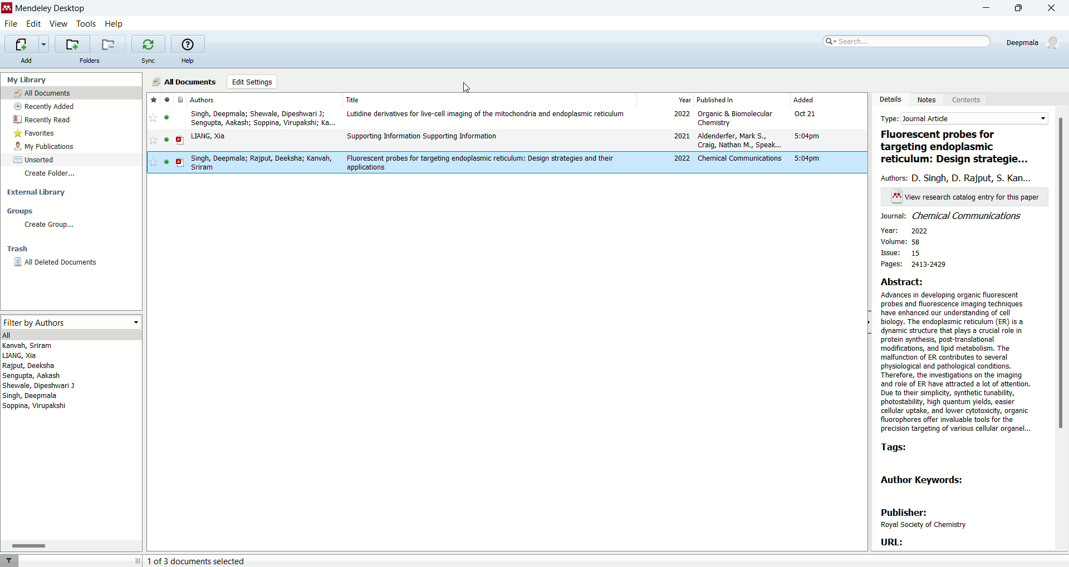  I want to click on details, so click(890, 100).